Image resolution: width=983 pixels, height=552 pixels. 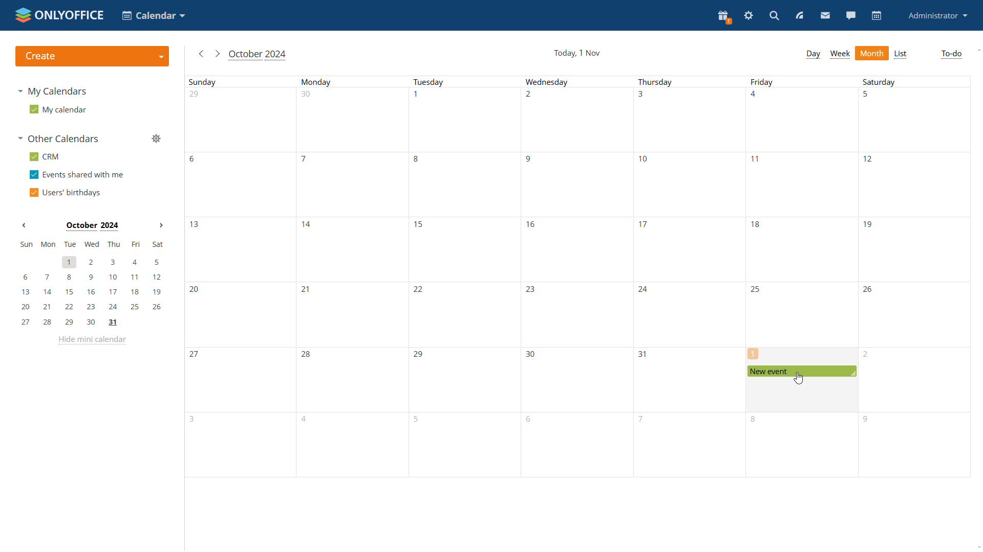 I want to click on scheduled event, so click(x=801, y=371).